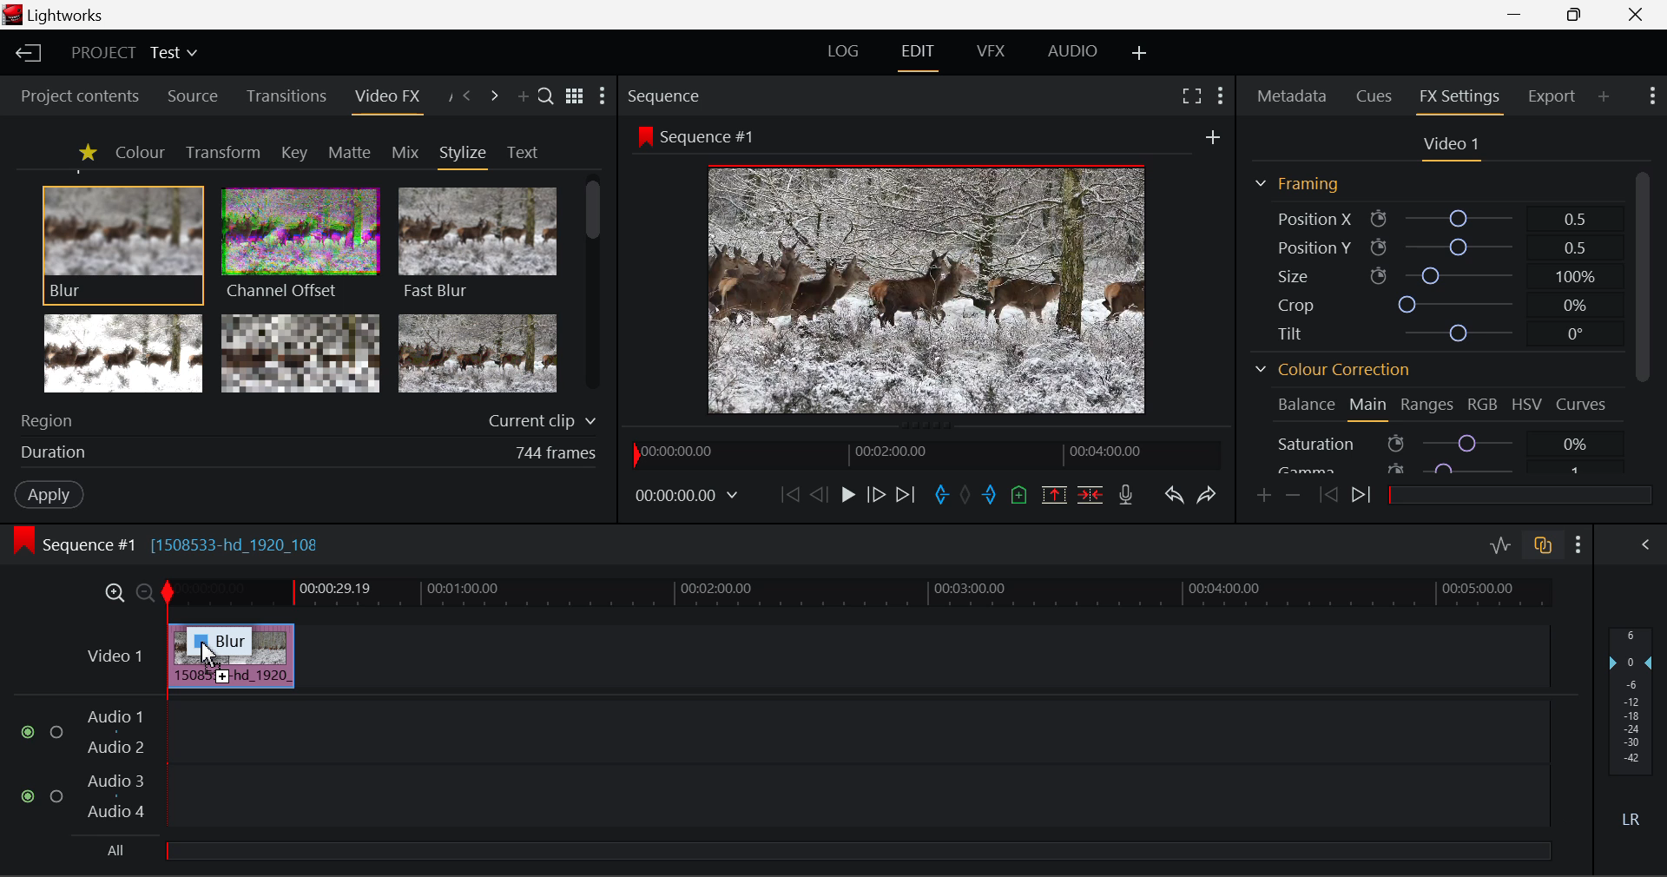 The width and height of the screenshot is (1667, 877). Describe the element at coordinates (1552, 93) in the screenshot. I see `Export` at that location.